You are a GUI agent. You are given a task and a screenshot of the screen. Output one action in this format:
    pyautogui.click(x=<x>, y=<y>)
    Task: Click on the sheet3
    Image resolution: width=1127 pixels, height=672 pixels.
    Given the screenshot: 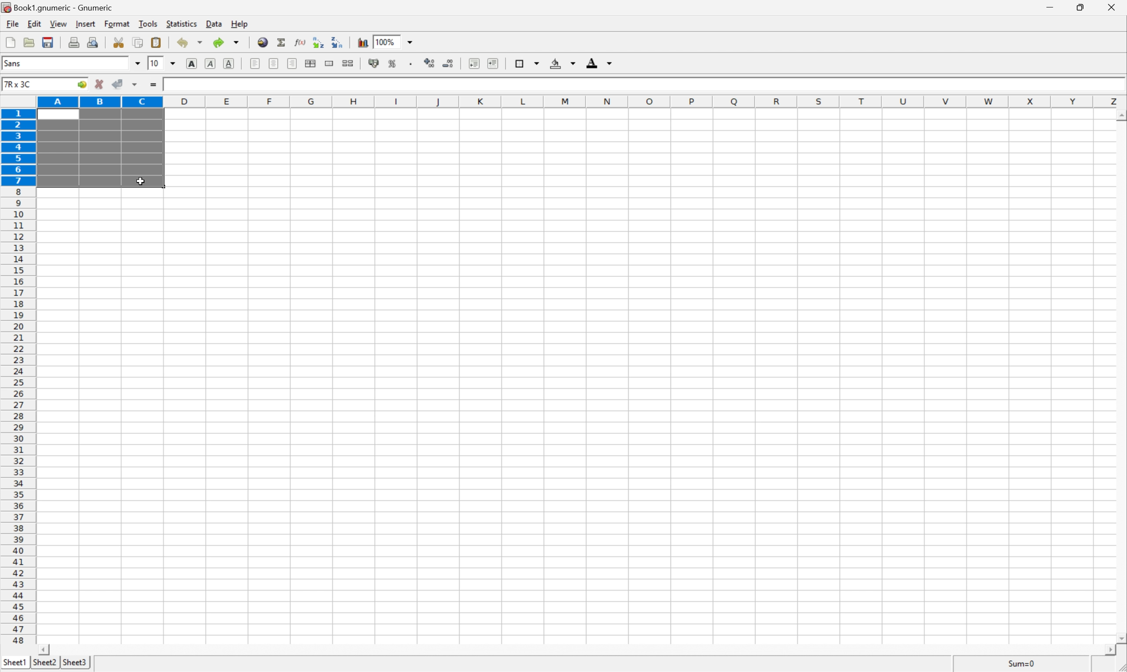 What is the action you would take?
    pyautogui.click(x=75, y=664)
    